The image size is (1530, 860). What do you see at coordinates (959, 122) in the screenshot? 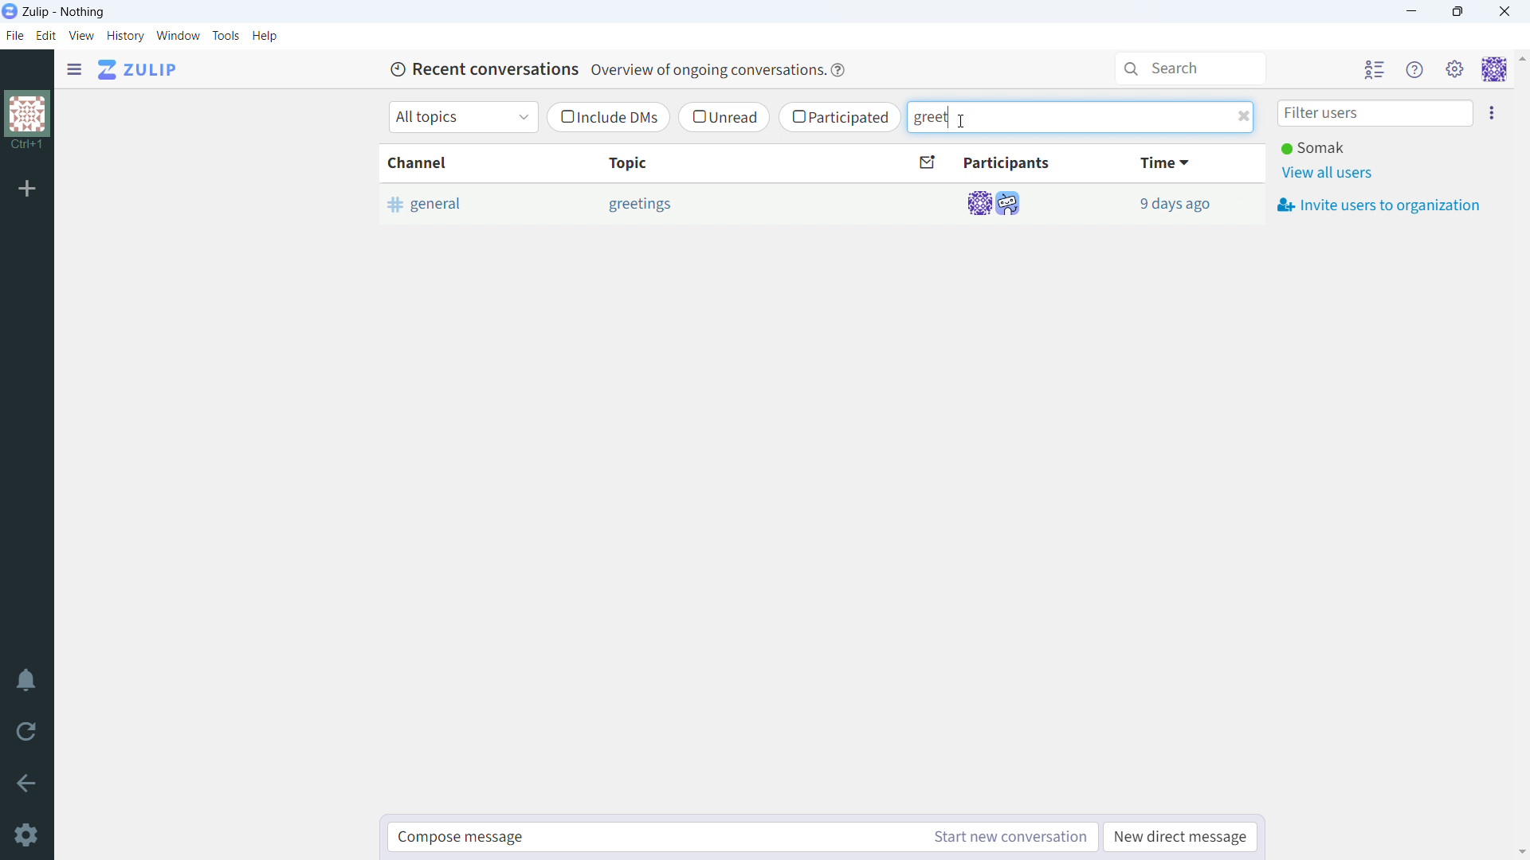
I see `cursor` at bounding box center [959, 122].